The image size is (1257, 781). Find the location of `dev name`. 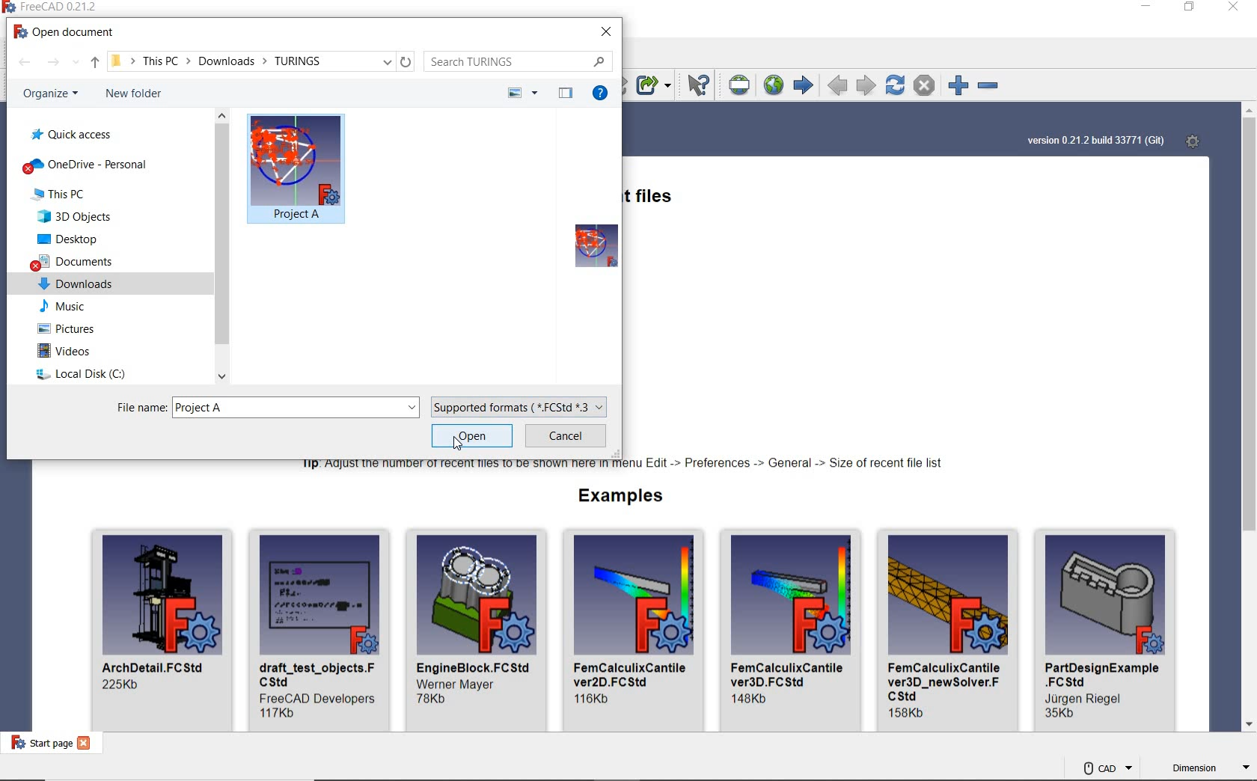

dev name is located at coordinates (317, 696).